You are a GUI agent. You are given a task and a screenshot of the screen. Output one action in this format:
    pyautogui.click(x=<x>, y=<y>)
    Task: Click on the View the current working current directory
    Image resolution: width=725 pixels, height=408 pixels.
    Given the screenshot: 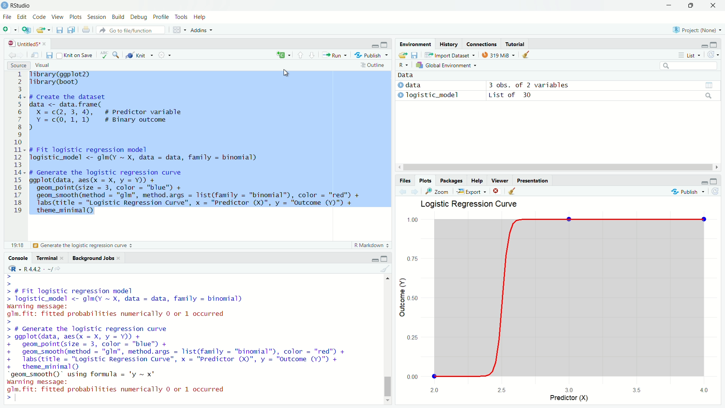 What is the action you would take?
    pyautogui.click(x=58, y=268)
    